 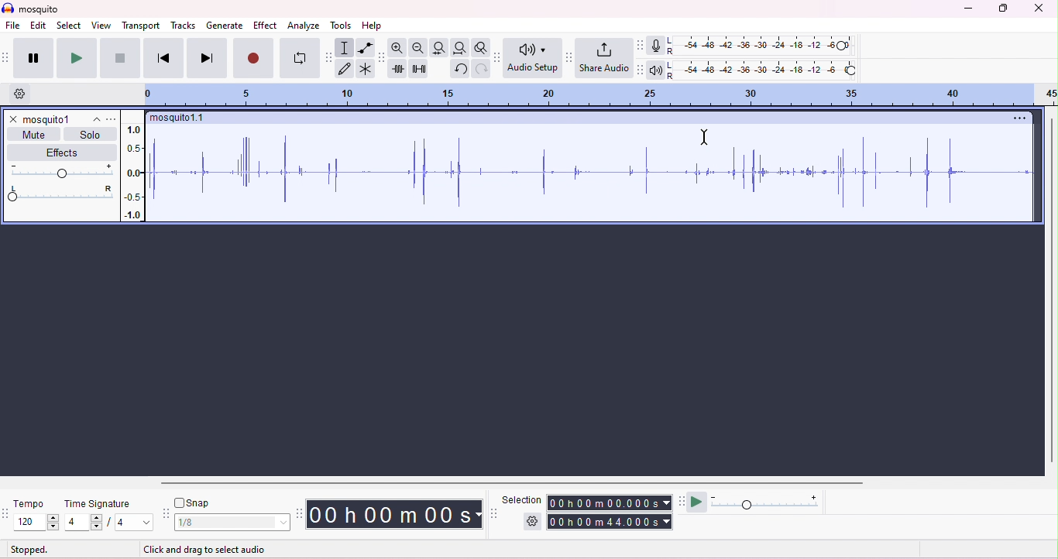 What do you see at coordinates (36, 134) in the screenshot?
I see `mute` at bounding box center [36, 134].